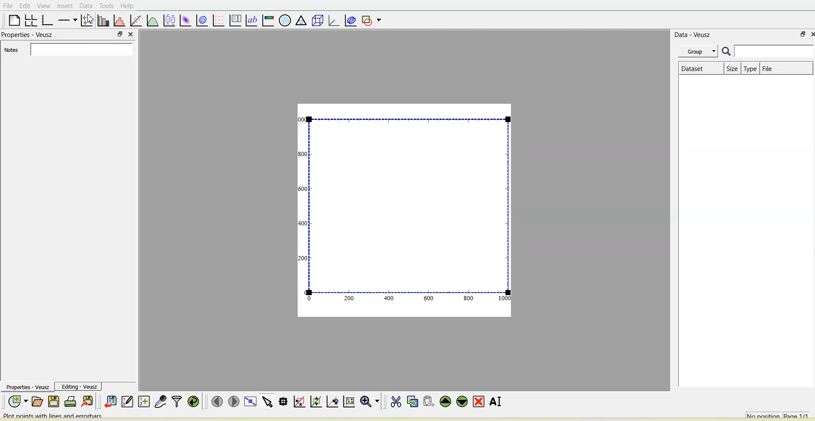  Describe the element at coordinates (283, 402) in the screenshot. I see `Read data points on the graph` at that location.